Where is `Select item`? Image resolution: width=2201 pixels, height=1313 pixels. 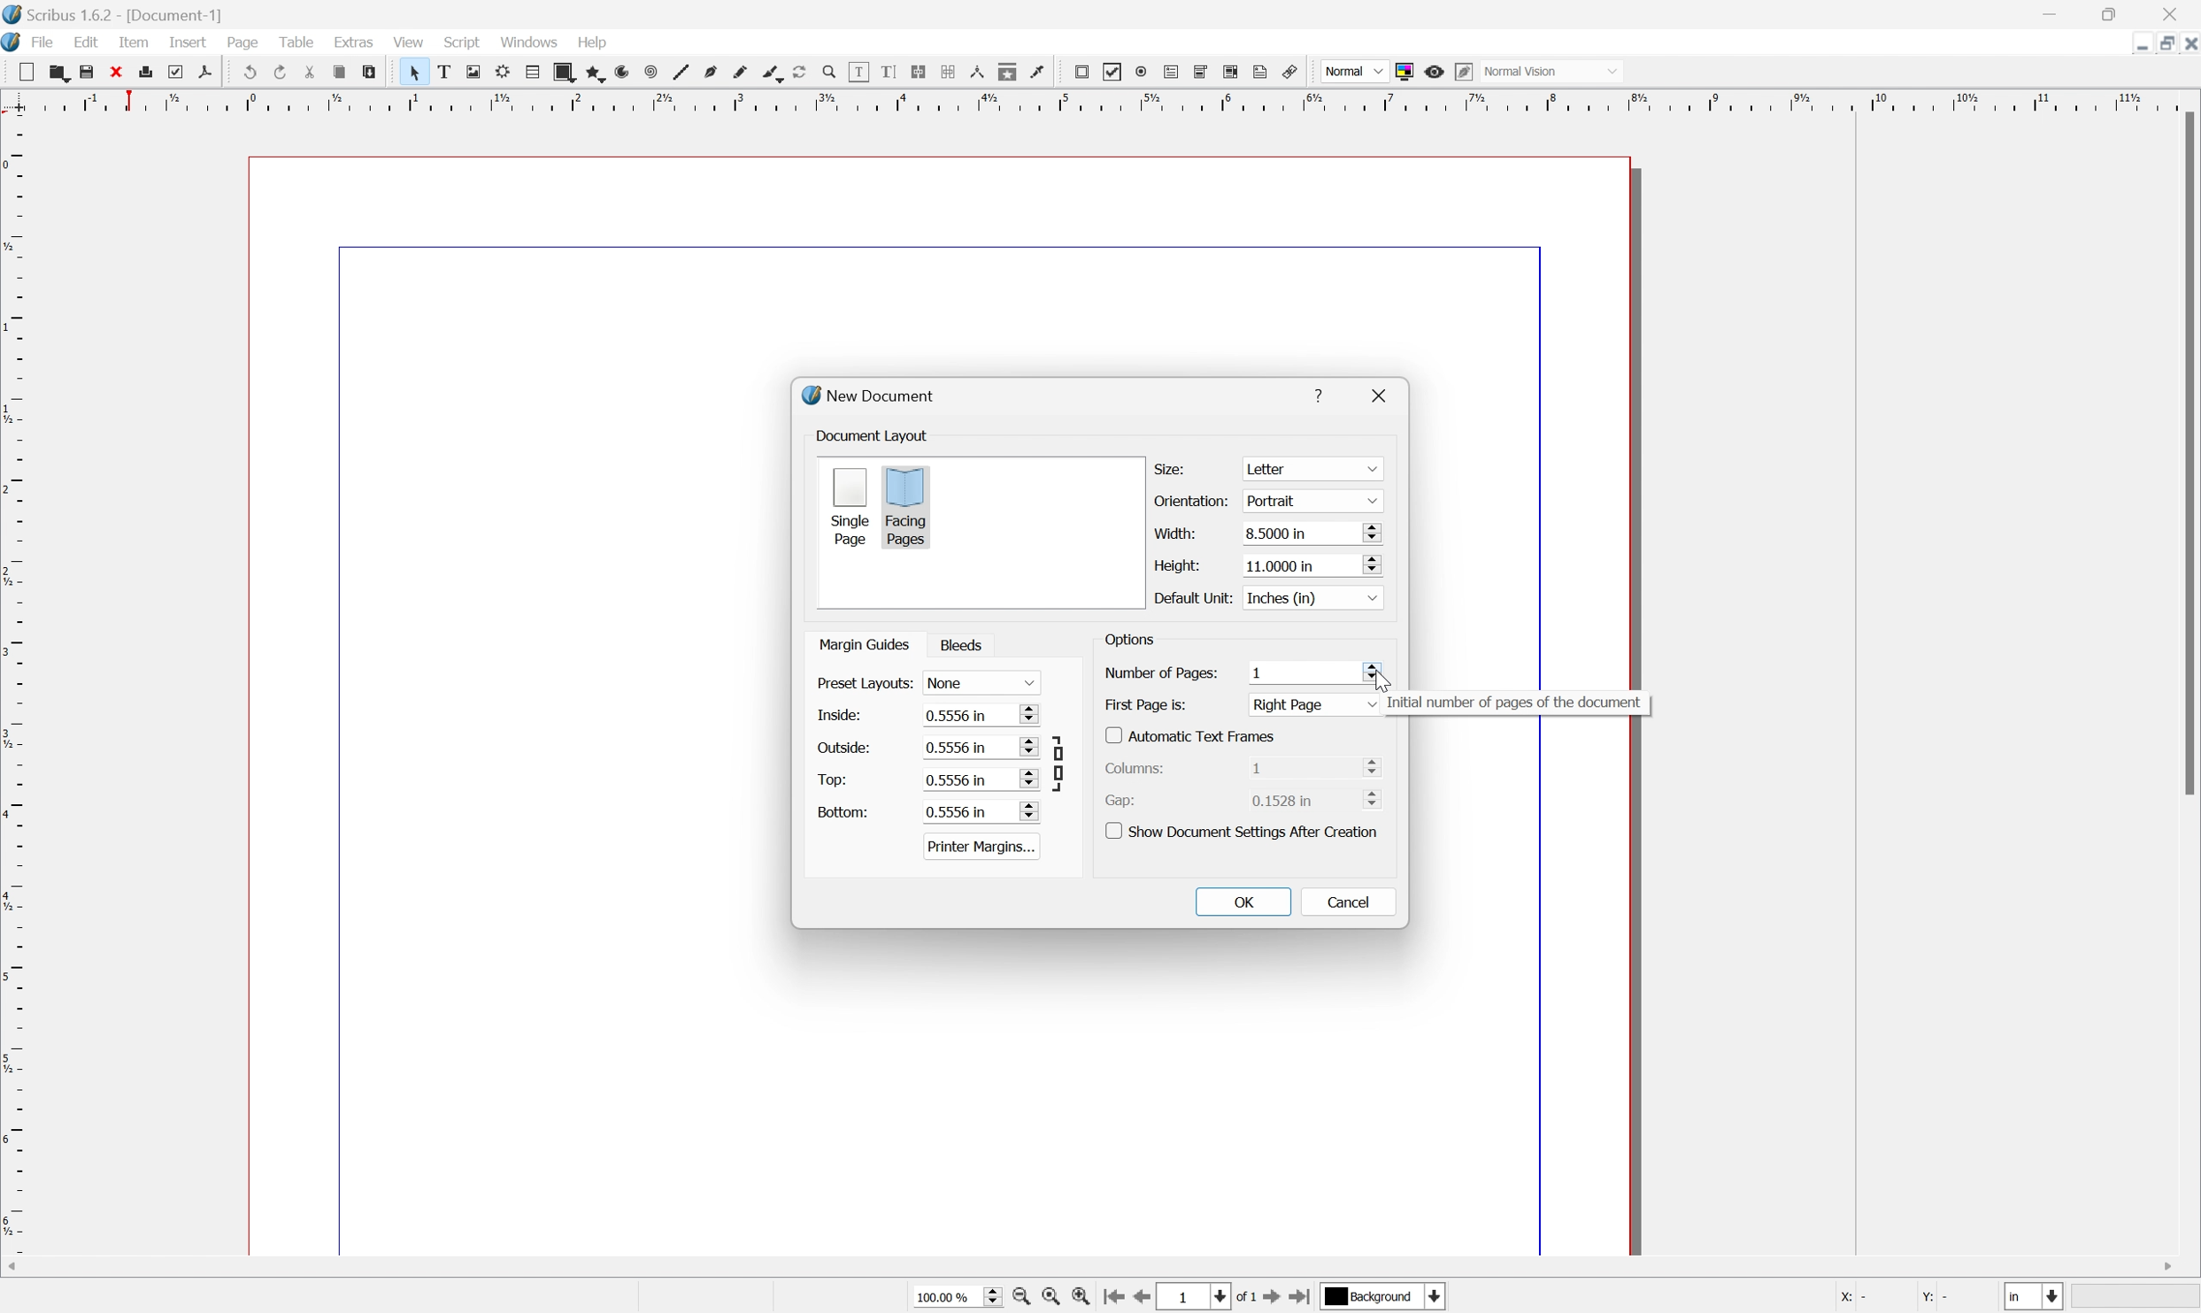
Select item is located at coordinates (414, 72).